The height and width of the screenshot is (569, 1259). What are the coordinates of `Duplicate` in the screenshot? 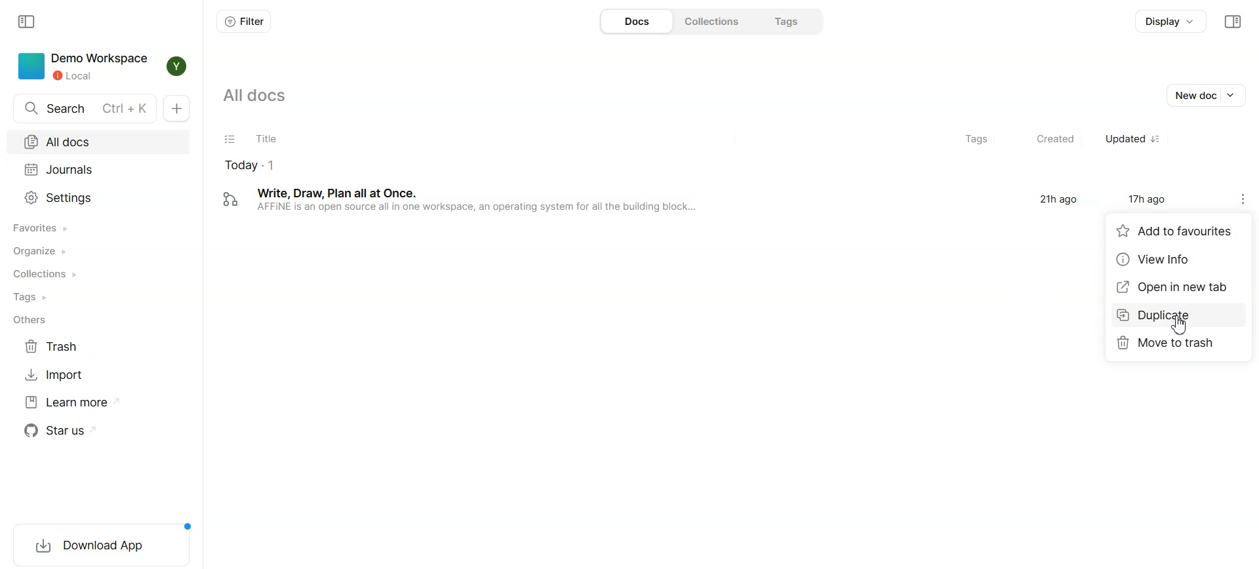 It's located at (1179, 315).